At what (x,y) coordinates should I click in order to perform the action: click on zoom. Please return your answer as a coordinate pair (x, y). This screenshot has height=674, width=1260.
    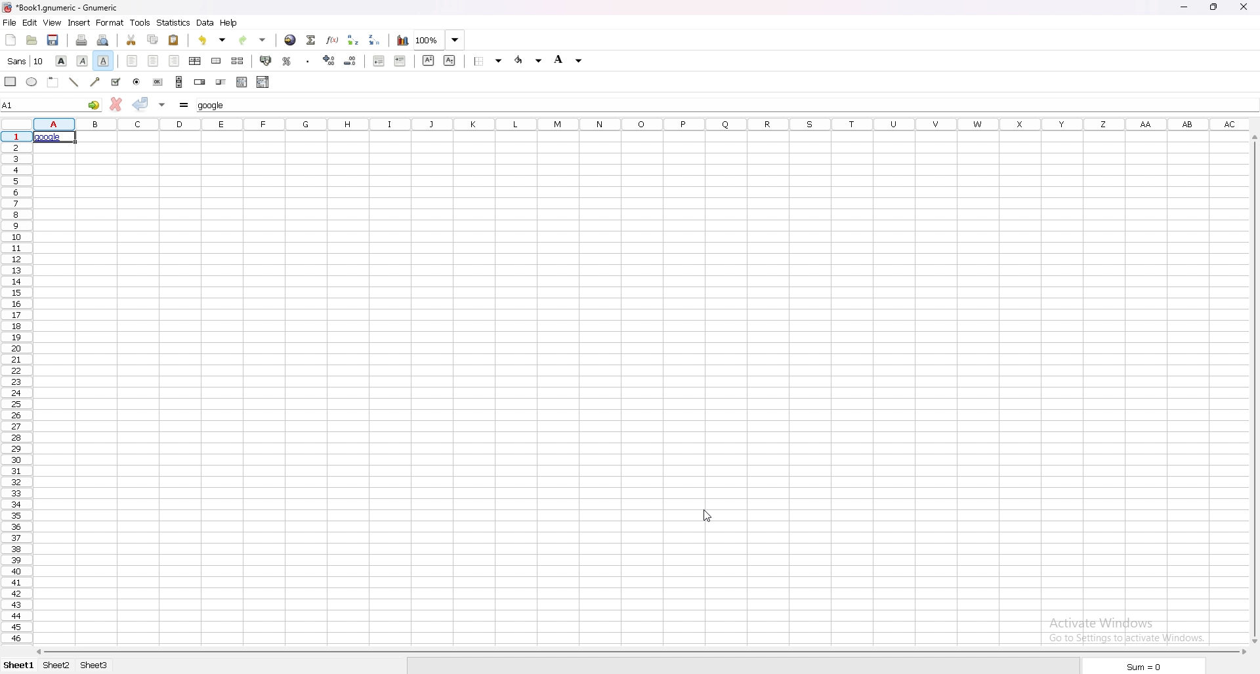
    Looking at the image, I should click on (440, 39).